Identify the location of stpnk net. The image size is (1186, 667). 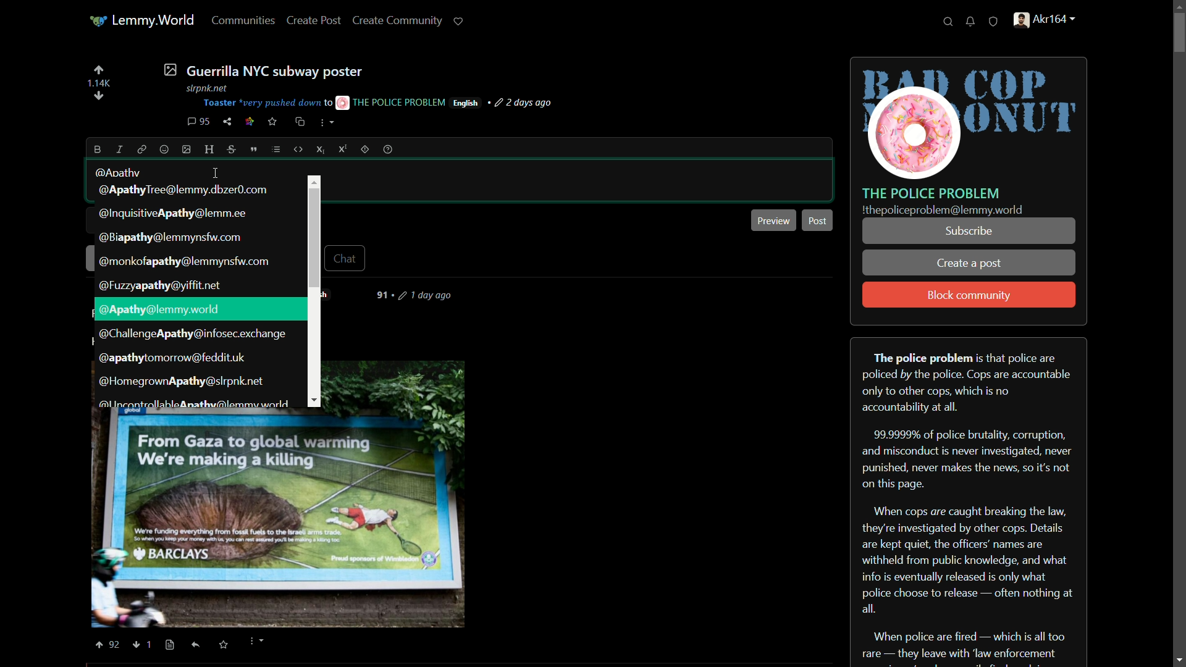
(204, 86).